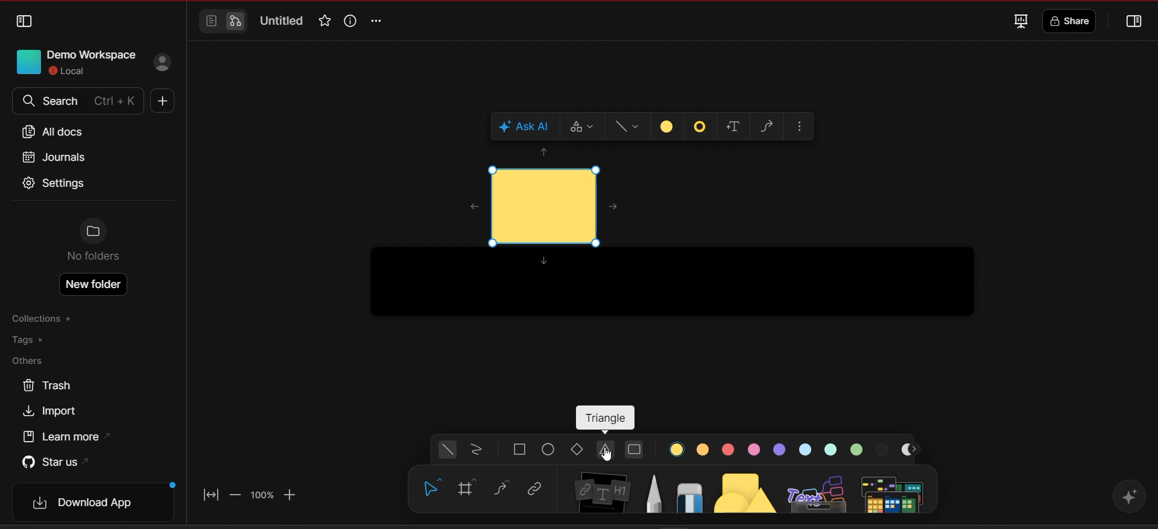 This screenshot has height=529, width=1158. I want to click on cursor and shape current location, so click(543, 207).